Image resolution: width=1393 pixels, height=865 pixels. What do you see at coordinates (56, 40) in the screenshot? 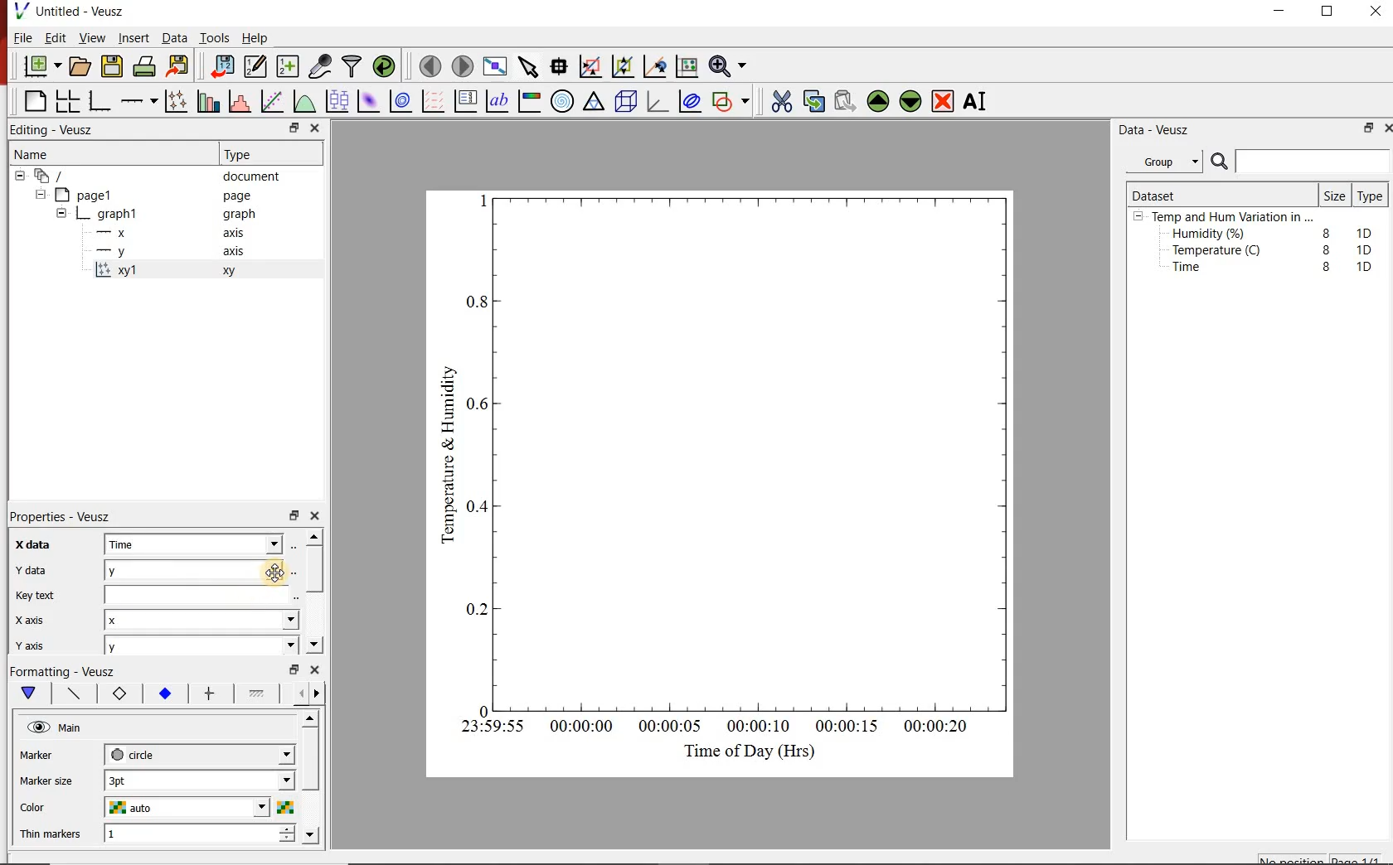
I see `Edit` at bounding box center [56, 40].